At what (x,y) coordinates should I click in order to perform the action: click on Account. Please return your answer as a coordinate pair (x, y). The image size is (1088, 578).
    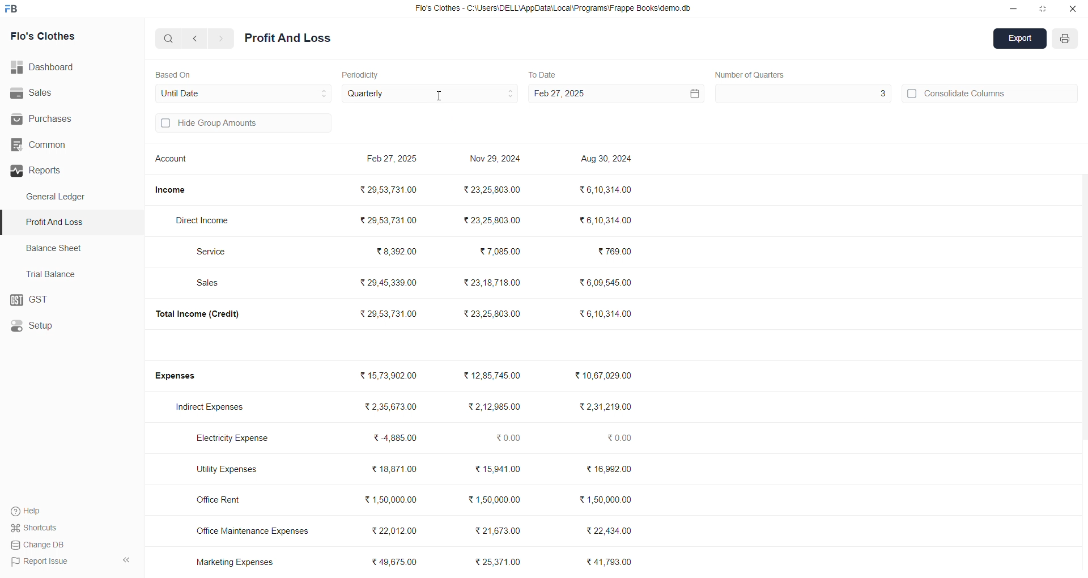
    Looking at the image, I should click on (174, 160).